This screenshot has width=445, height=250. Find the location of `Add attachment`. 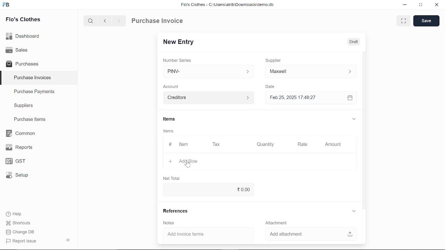

Add attachment is located at coordinates (308, 233).